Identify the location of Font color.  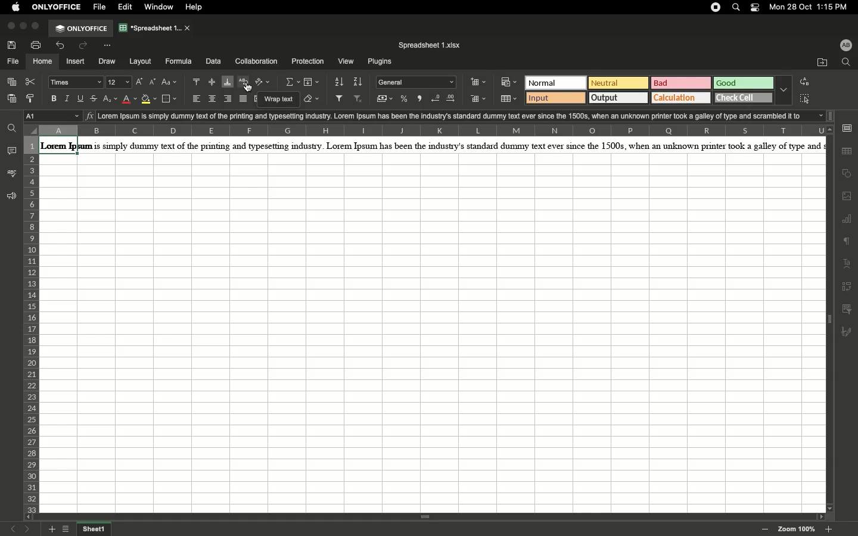
(130, 99).